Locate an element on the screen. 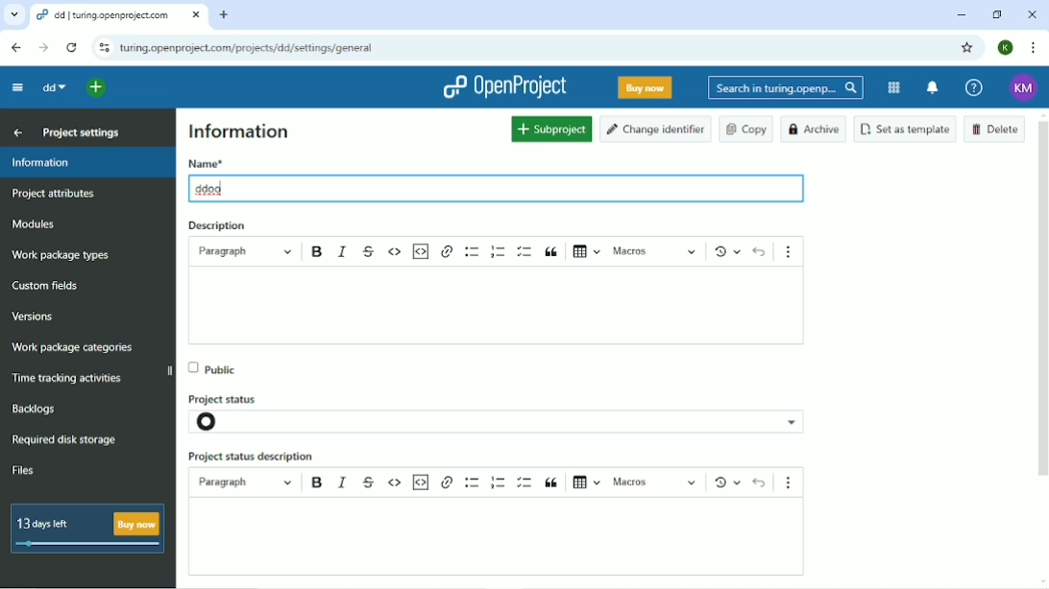 This screenshot has width=1049, height=589. Bold is located at coordinates (318, 253).